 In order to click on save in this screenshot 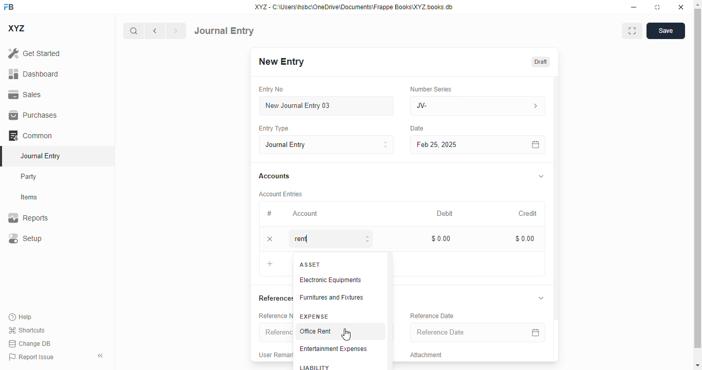, I will do `click(666, 31)`.